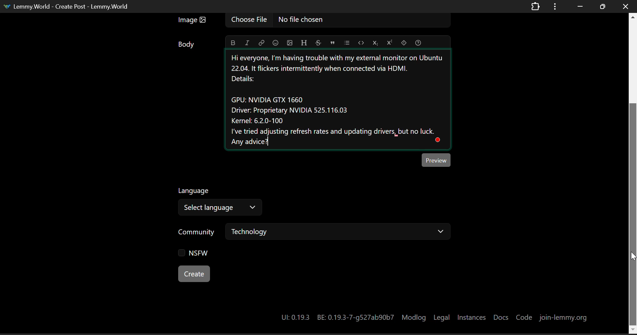 This screenshot has width=637, height=335. Describe the element at coordinates (233, 43) in the screenshot. I see `Bold` at that location.